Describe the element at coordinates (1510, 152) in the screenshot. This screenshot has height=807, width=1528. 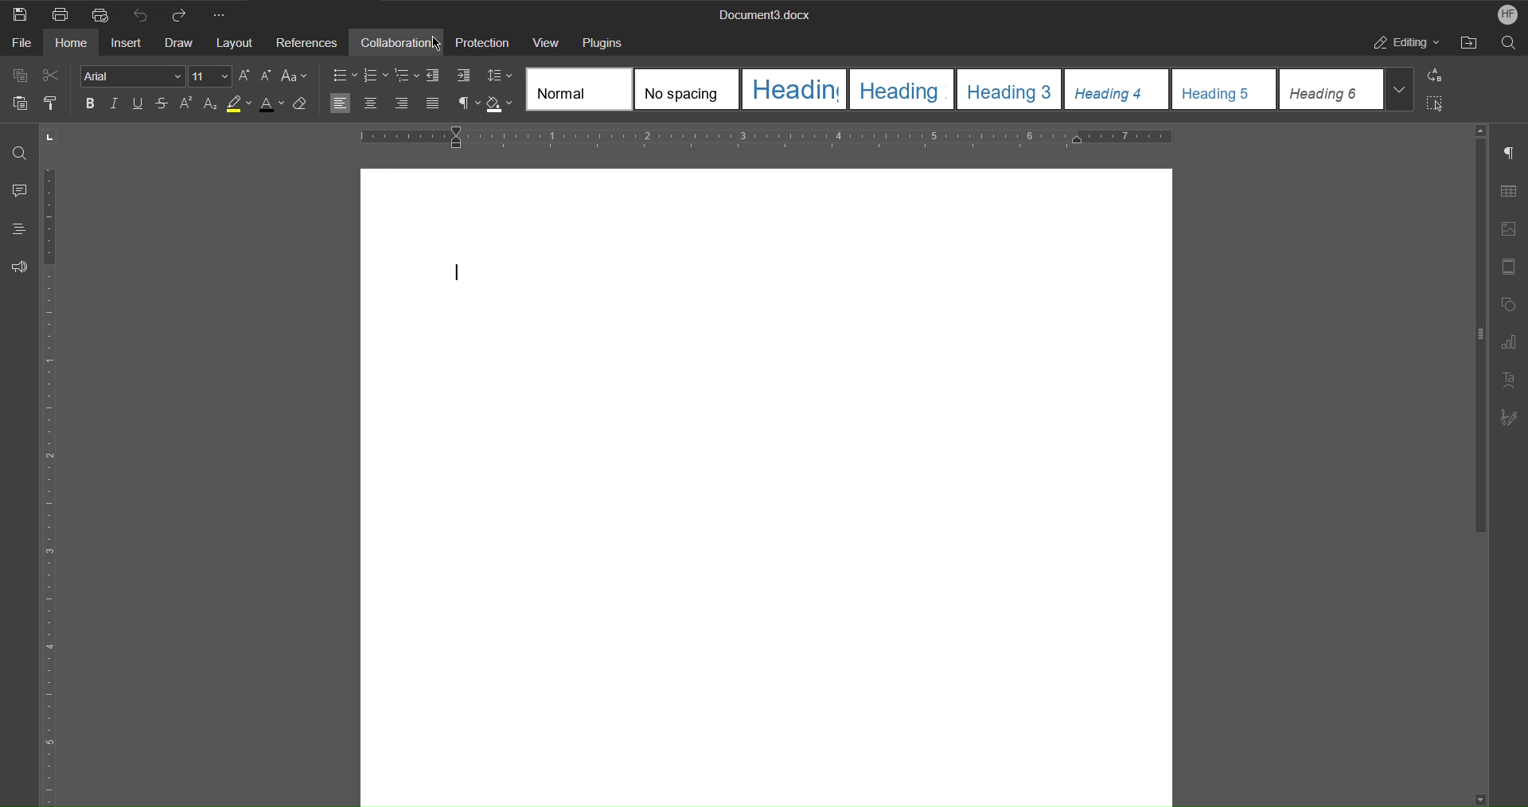
I see `Paragraph Settings` at that location.